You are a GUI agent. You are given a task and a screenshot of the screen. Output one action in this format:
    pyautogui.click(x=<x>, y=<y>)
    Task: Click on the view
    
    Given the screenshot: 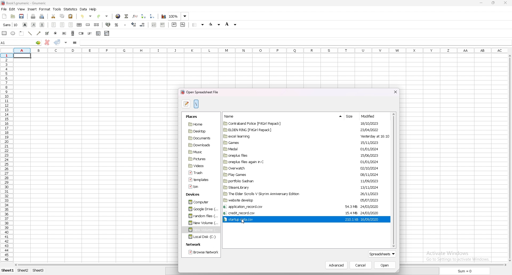 What is the action you would take?
    pyautogui.click(x=21, y=9)
    